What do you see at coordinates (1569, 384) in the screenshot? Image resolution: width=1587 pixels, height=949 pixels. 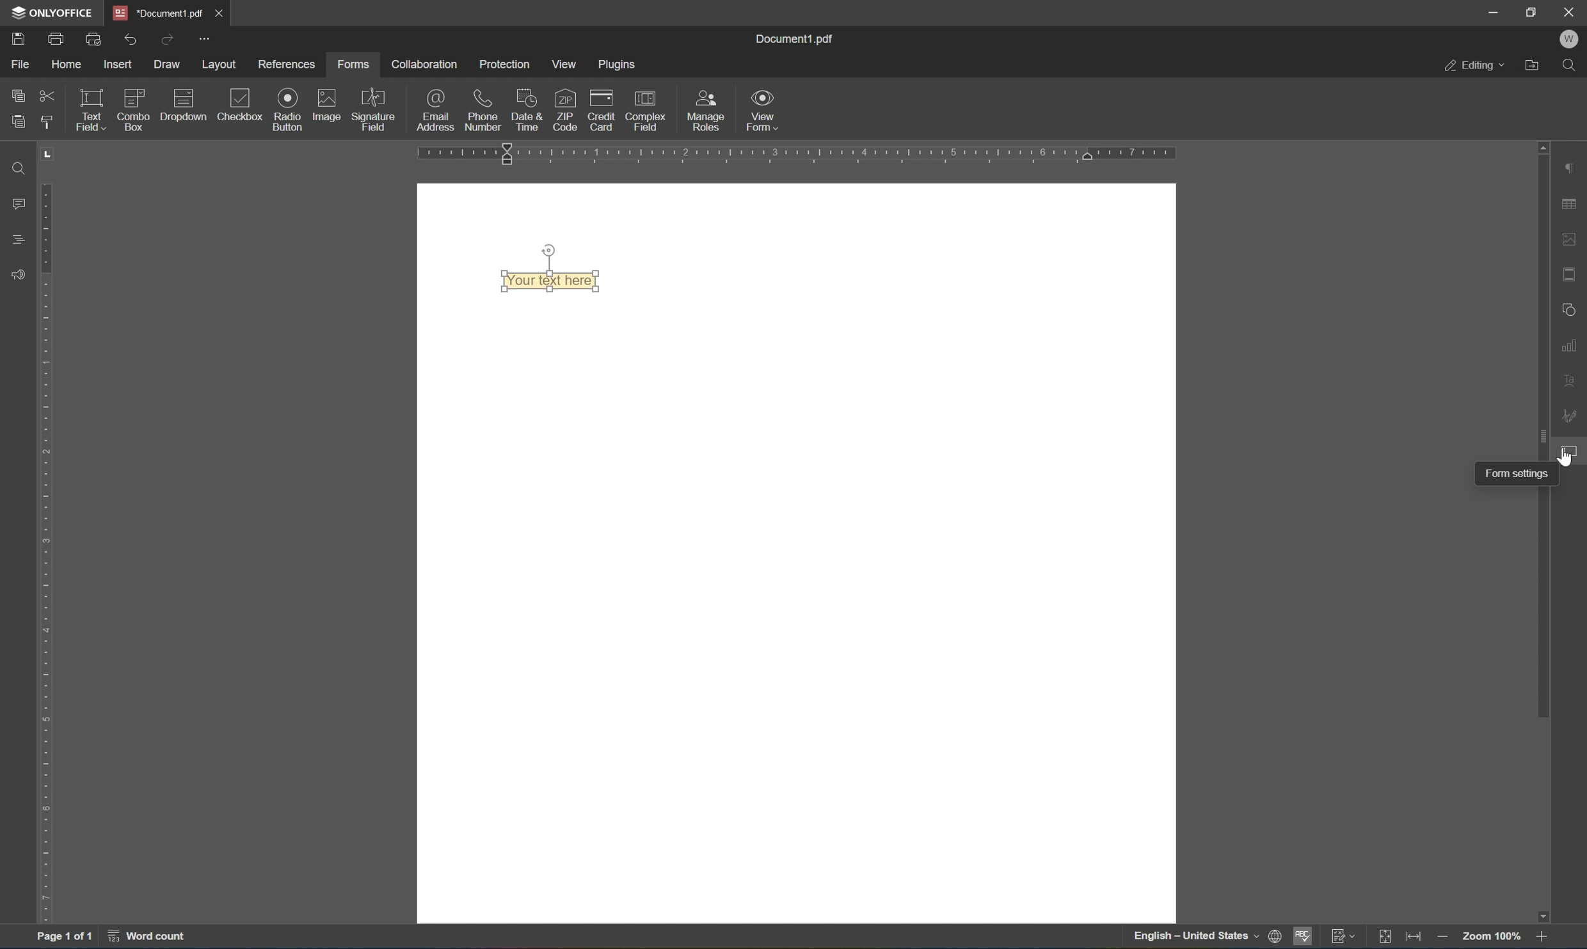 I see `text art settings` at bounding box center [1569, 384].